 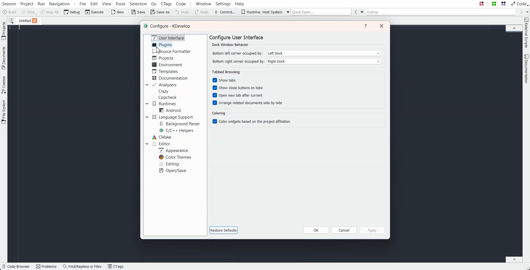 What do you see at coordinates (173, 150) in the screenshot?
I see `Appearance` at bounding box center [173, 150].